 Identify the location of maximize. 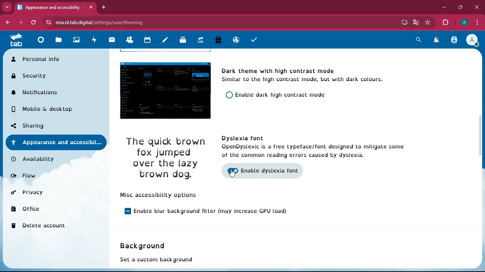
(461, 6).